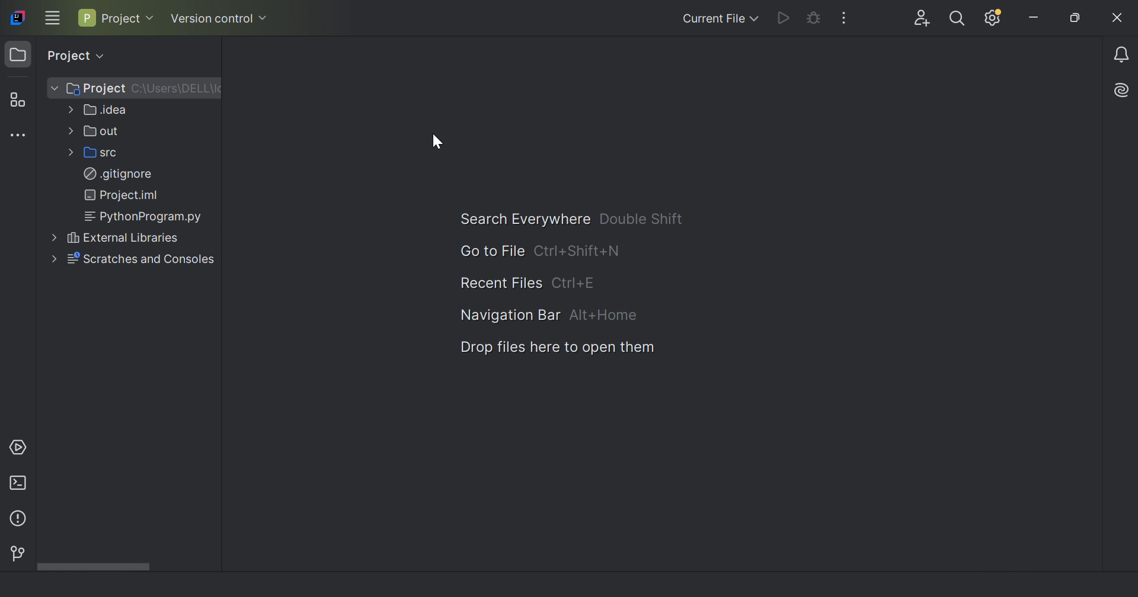  I want to click on Version control, so click(220, 18).